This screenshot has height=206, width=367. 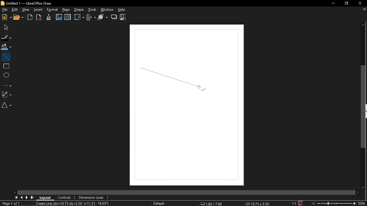 I want to click on File, so click(x=5, y=9).